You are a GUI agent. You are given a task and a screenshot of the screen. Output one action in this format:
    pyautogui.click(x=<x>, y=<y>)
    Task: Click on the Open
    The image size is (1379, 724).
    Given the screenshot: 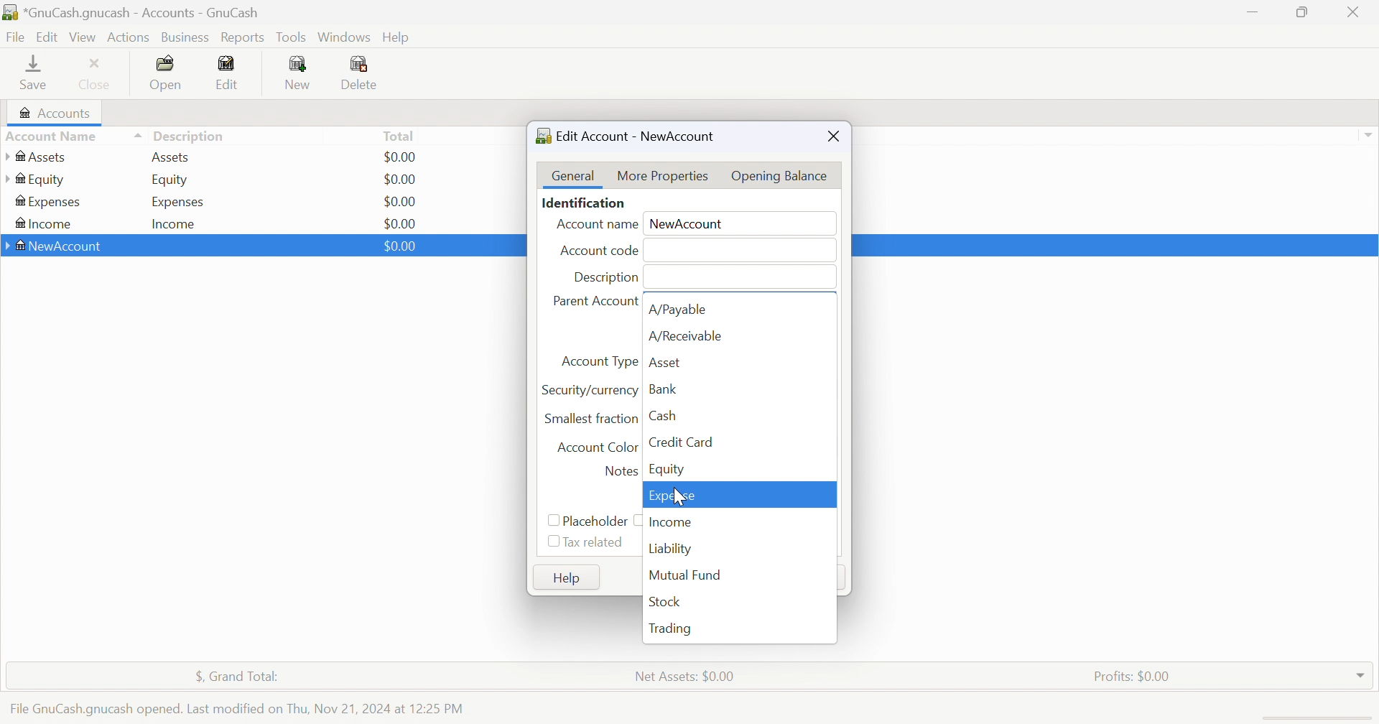 What is the action you would take?
    pyautogui.click(x=167, y=73)
    